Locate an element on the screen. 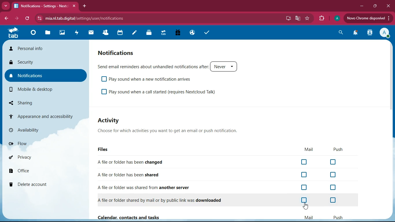 The height and width of the screenshot is (222, 395). files is located at coordinates (47, 33).